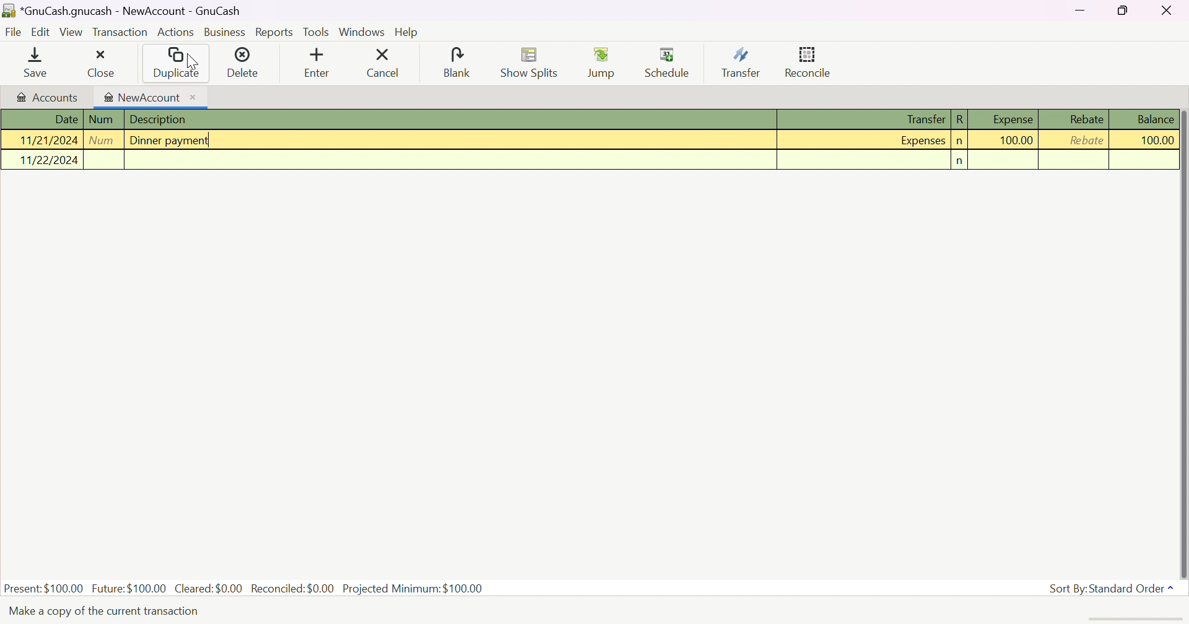 This screenshot has height=624, width=1189. What do you see at coordinates (210, 587) in the screenshot?
I see `Cleared: $0.00` at bounding box center [210, 587].